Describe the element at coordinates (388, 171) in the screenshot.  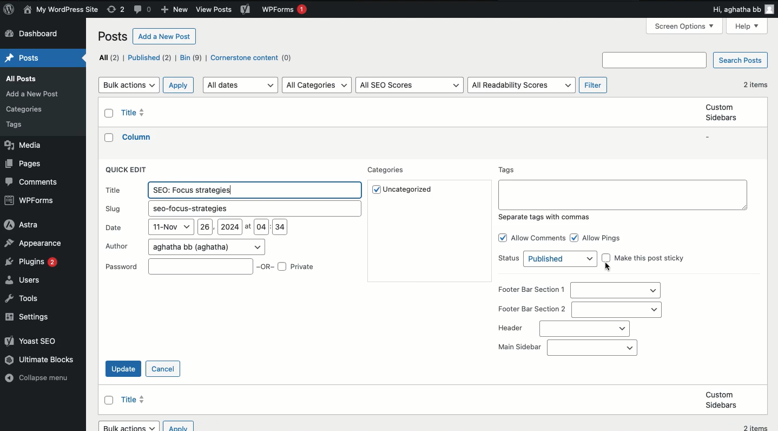
I see `Categories` at that location.